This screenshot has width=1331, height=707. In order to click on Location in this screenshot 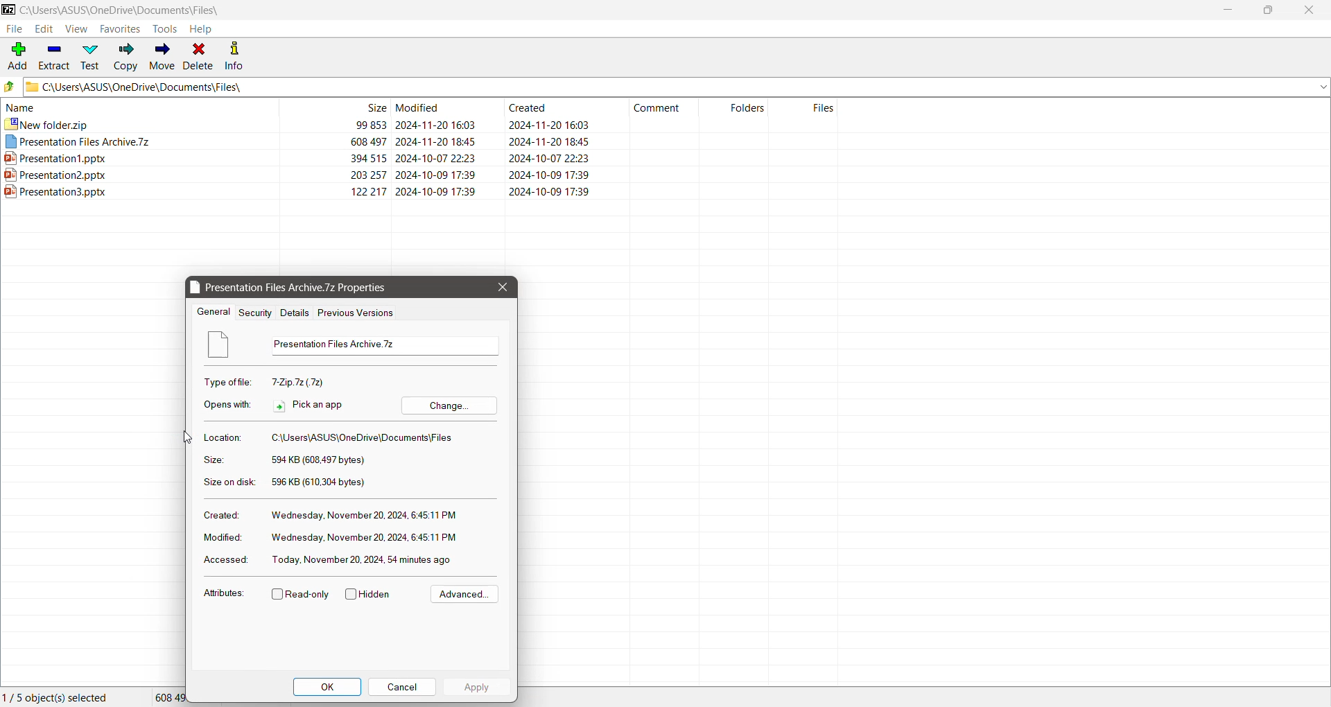, I will do `click(225, 437)`.